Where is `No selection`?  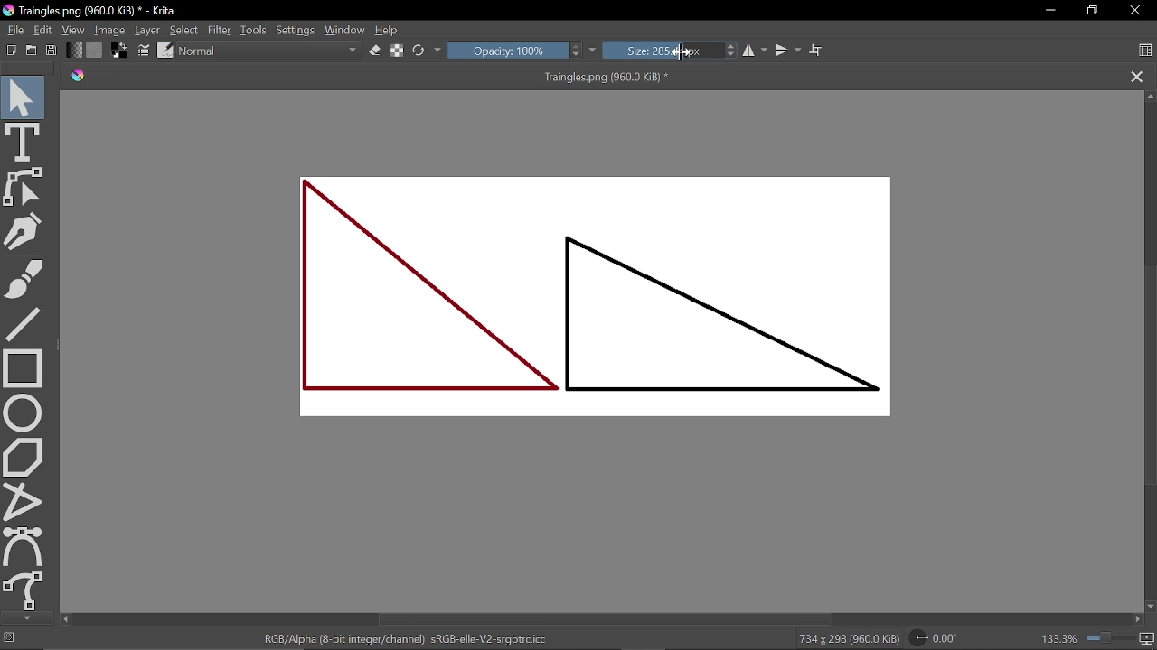
No selection is located at coordinates (11, 639).